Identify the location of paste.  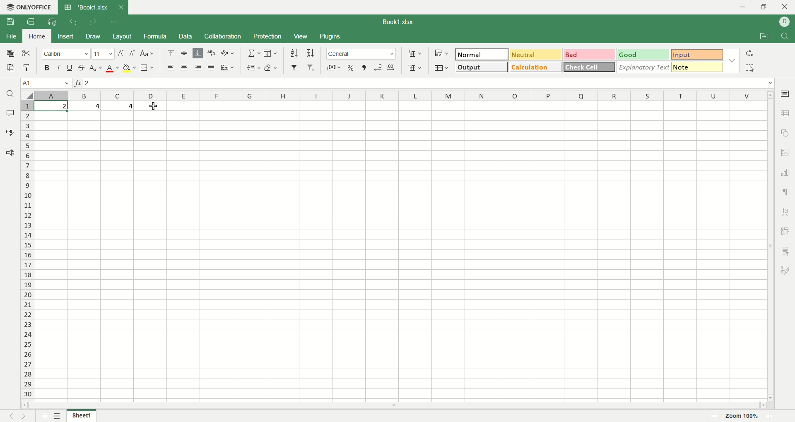
(9, 67).